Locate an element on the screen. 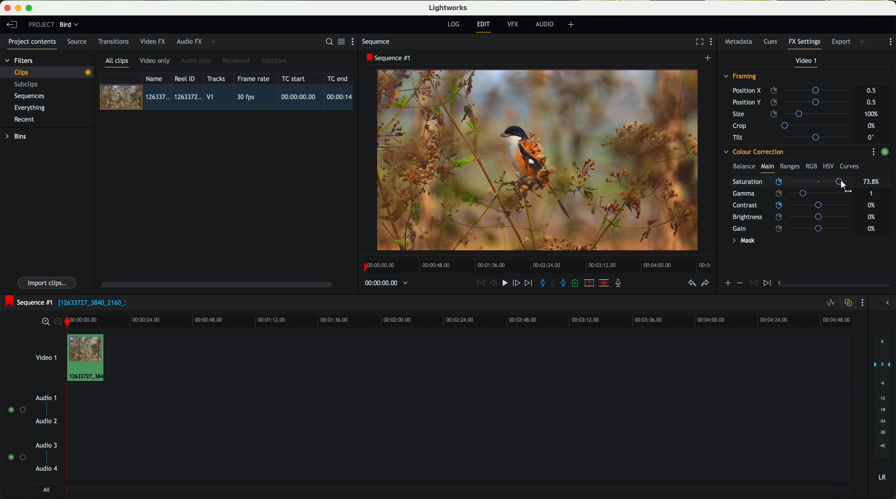 This screenshot has height=499, width=896. project is located at coordinates (41, 24).